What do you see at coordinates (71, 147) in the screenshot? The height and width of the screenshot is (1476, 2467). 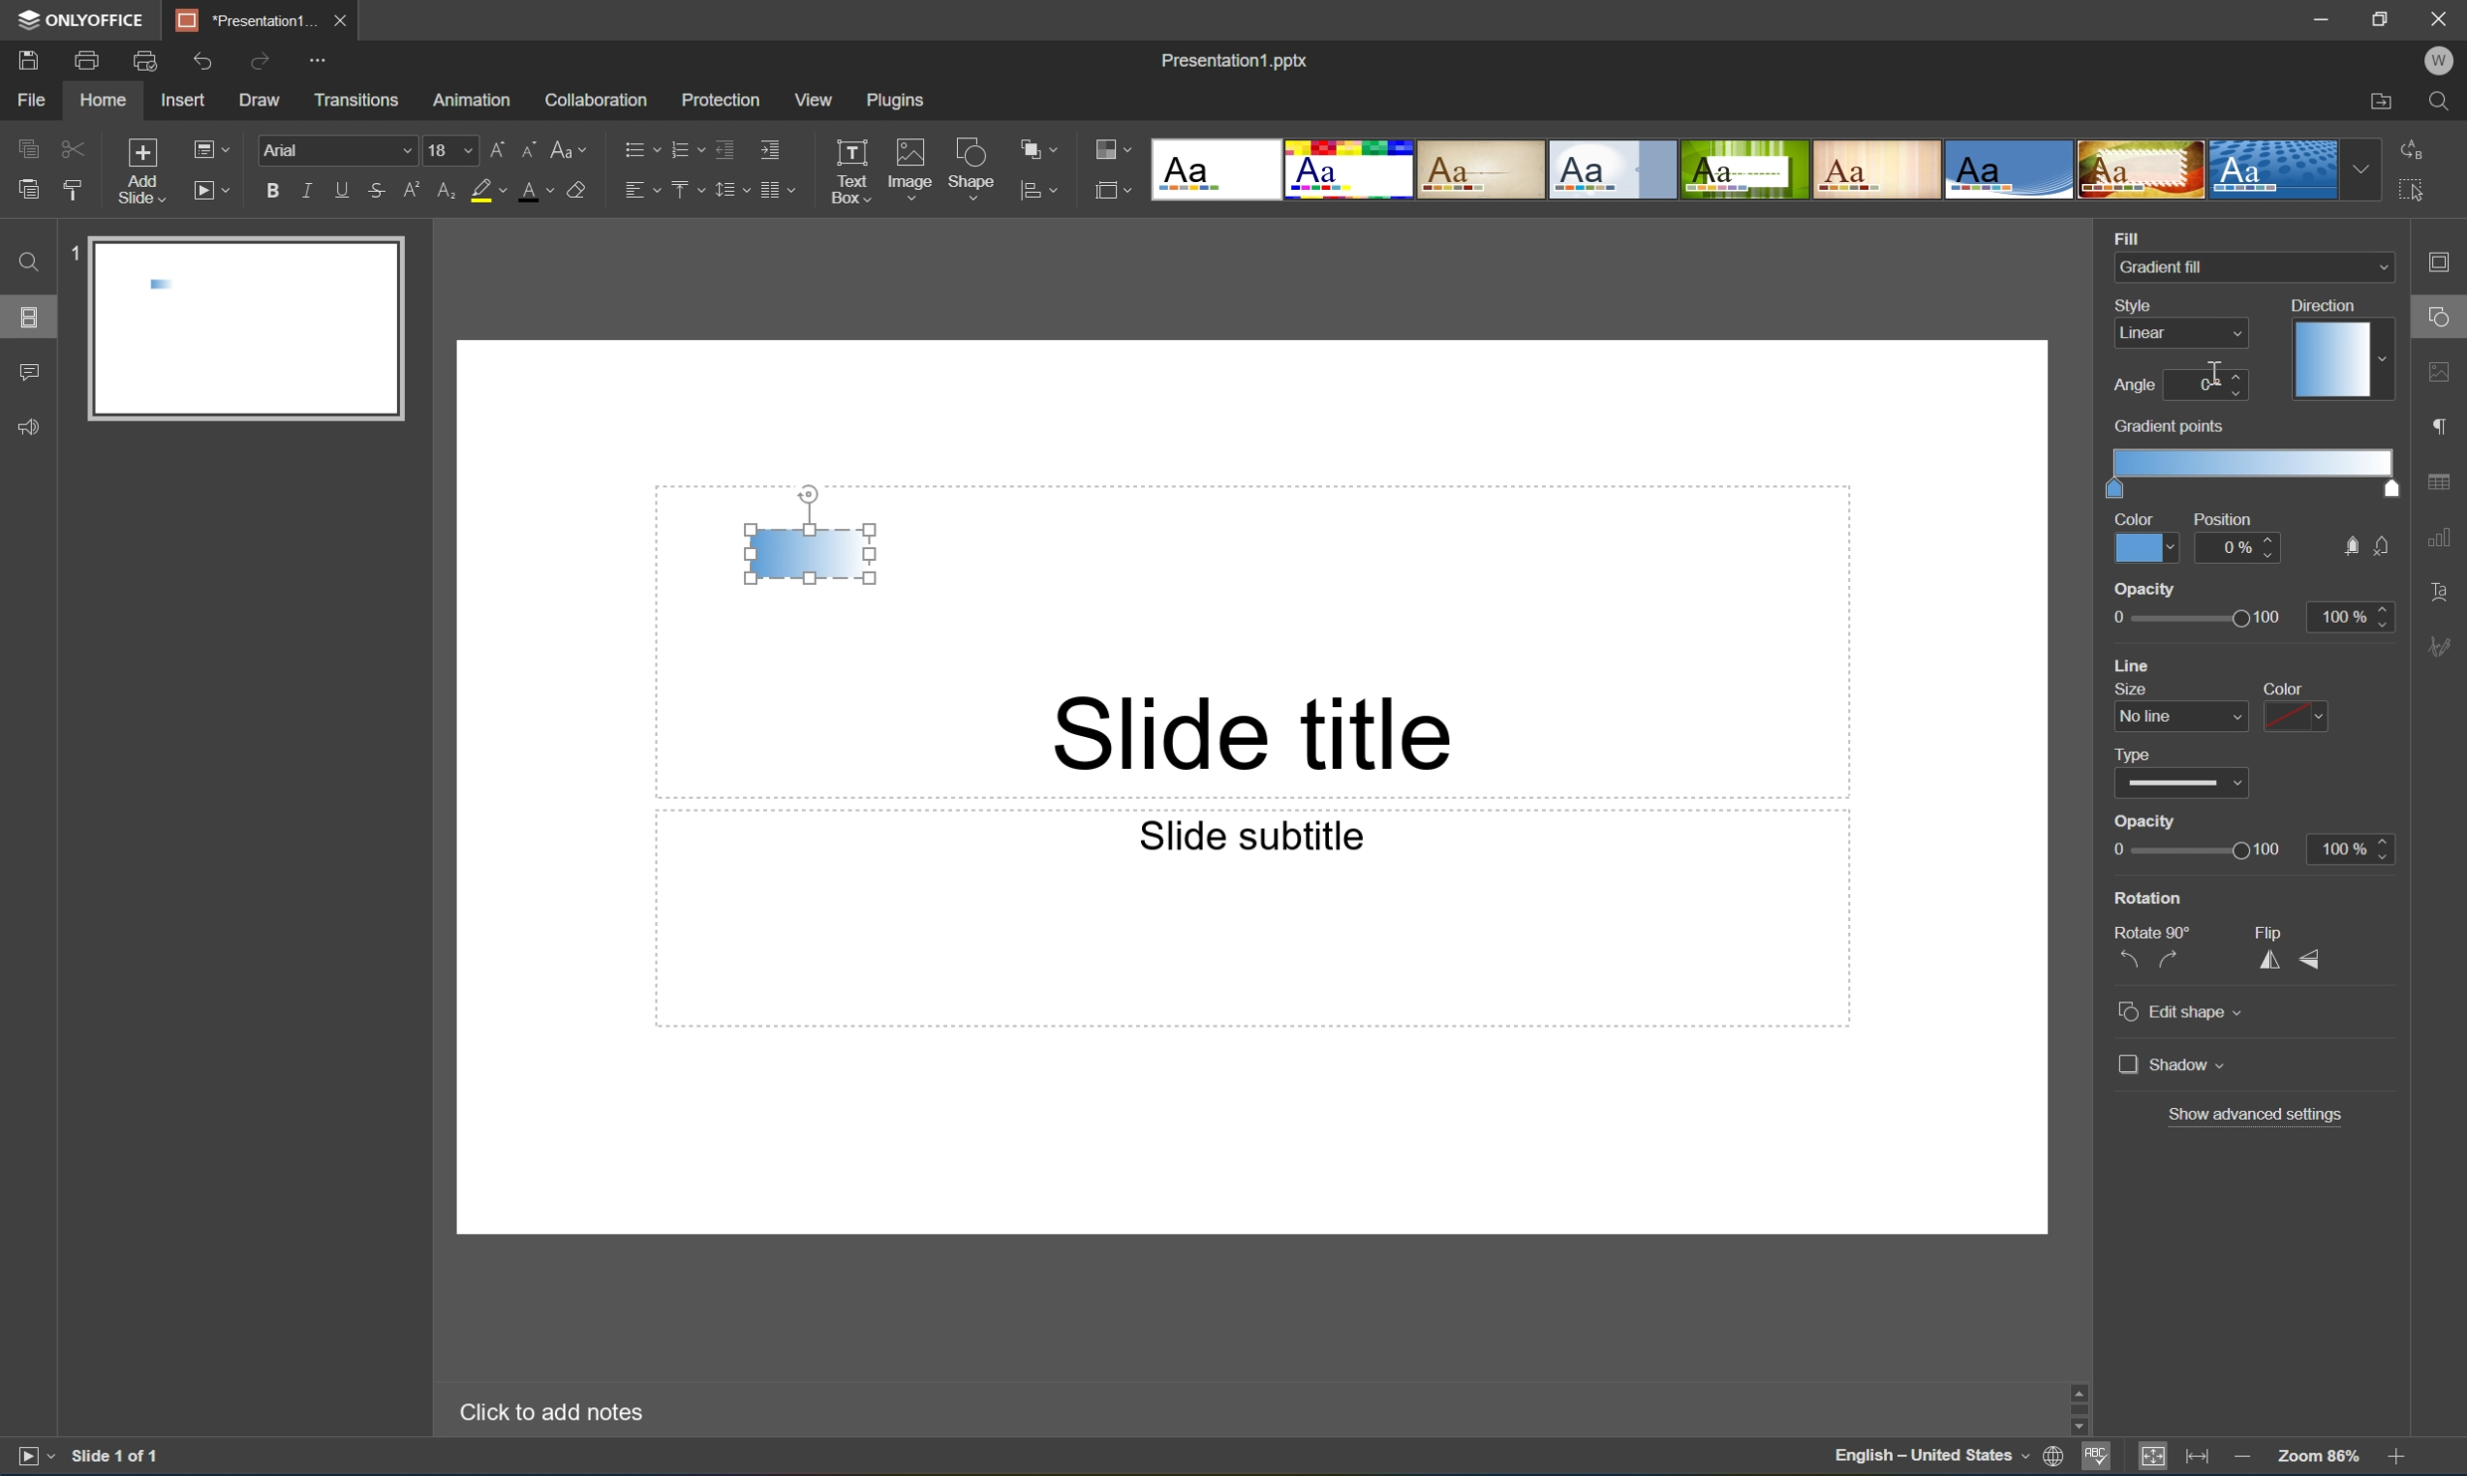 I see `Cut` at bounding box center [71, 147].